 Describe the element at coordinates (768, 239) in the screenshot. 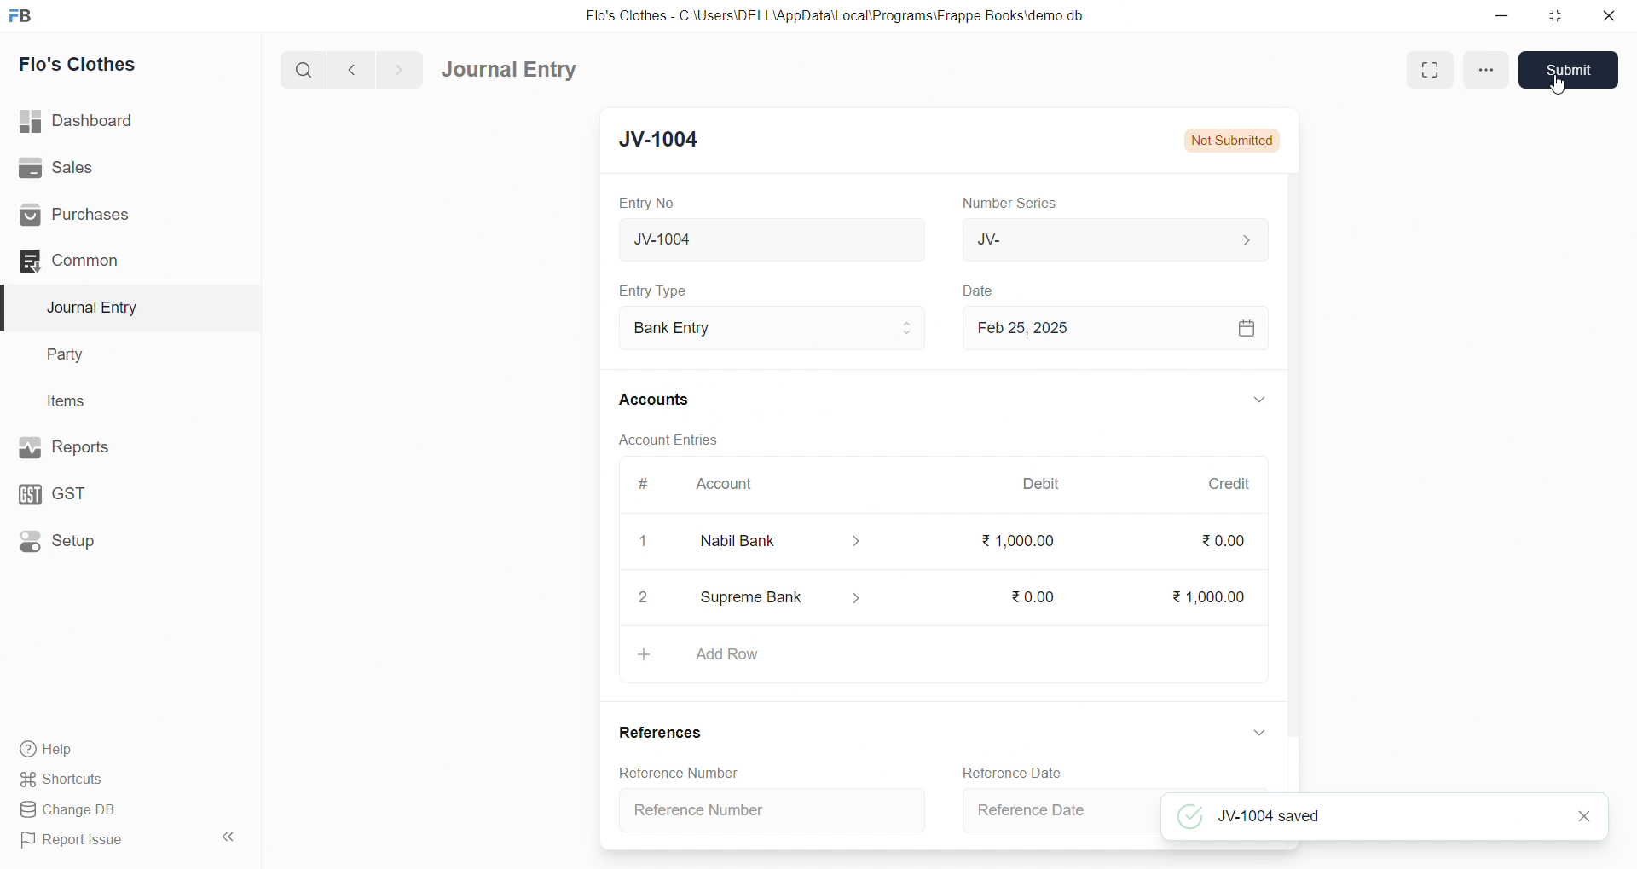

I see `New Journal Entry 04` at that location.